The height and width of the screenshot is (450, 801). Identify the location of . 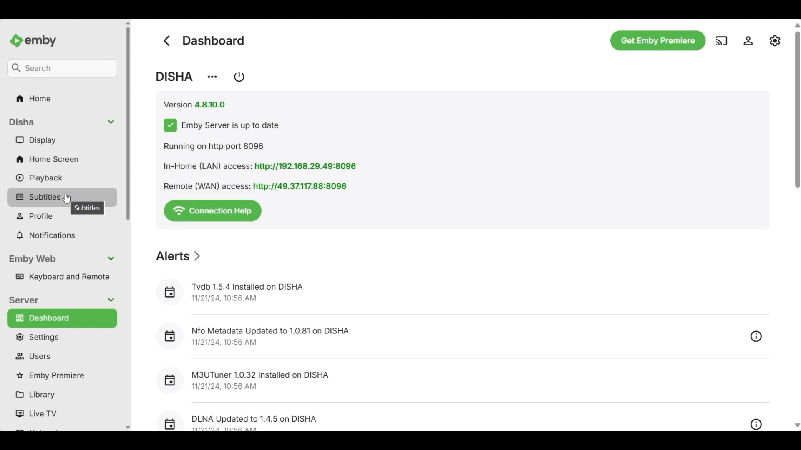
(425, 382).